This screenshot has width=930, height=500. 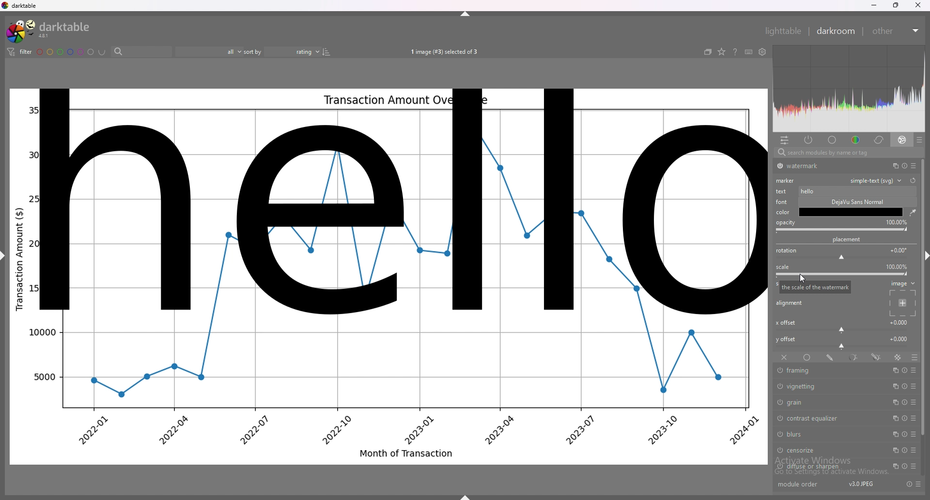 What do you see at coordinates (905, 450) in the screenshot?
I see `reset` at bounding box center [905, 450].